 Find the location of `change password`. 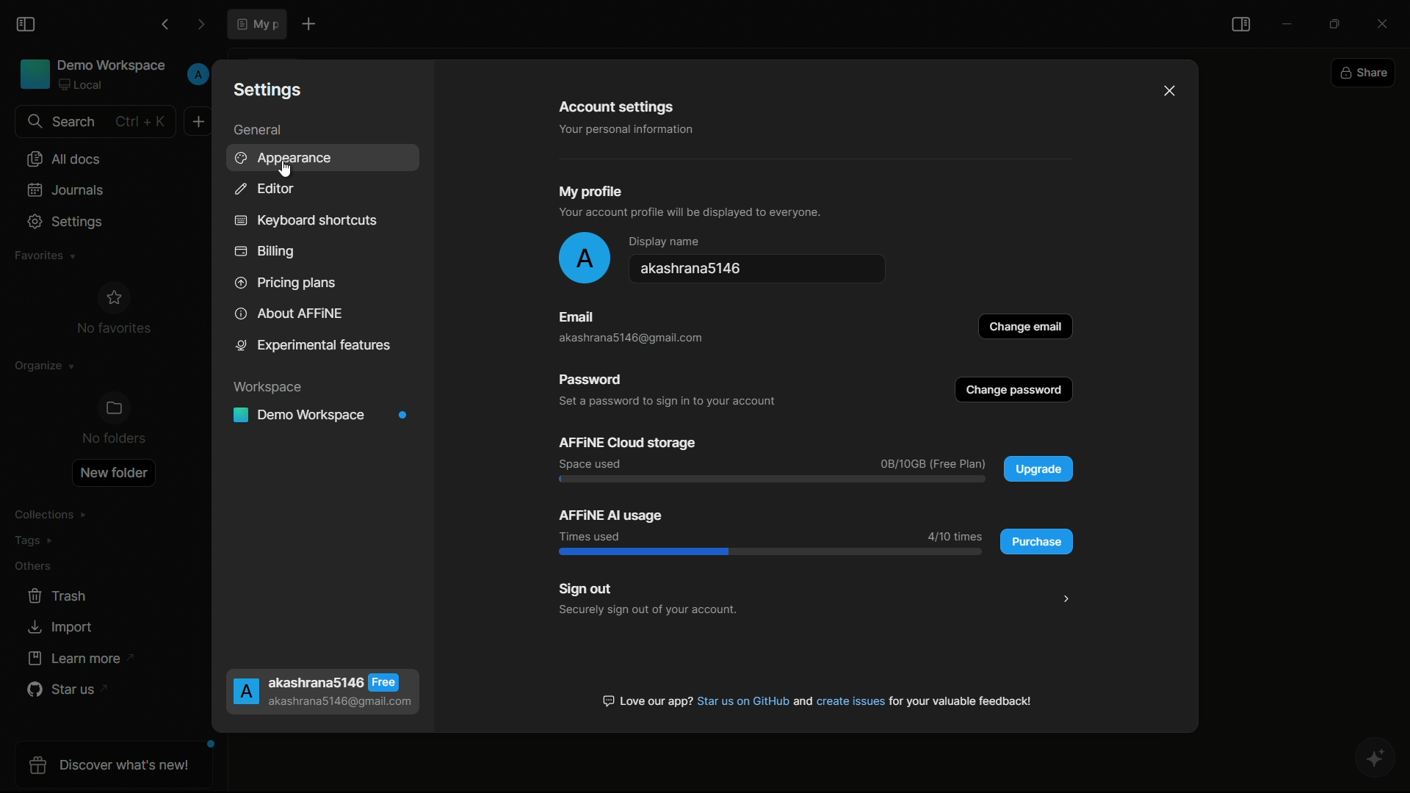

change password is located at coordinates (1015, 391).